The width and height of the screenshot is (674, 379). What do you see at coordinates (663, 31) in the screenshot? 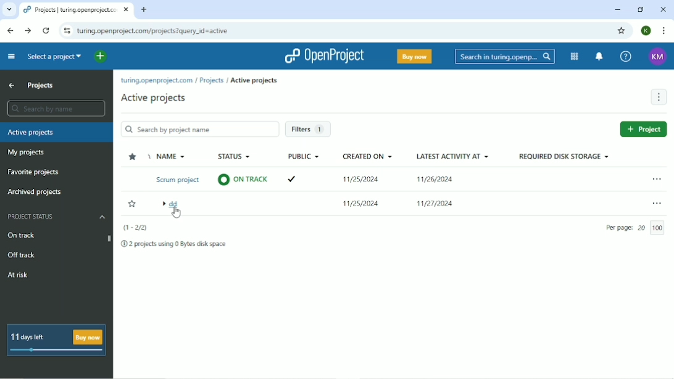
I see `Customize and control google chrome` at bounding box center [663, 31].